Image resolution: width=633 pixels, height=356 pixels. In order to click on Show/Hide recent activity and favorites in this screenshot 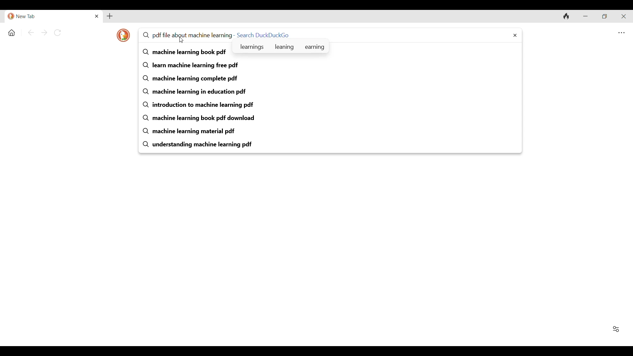, I will do `click(616, 329)`.